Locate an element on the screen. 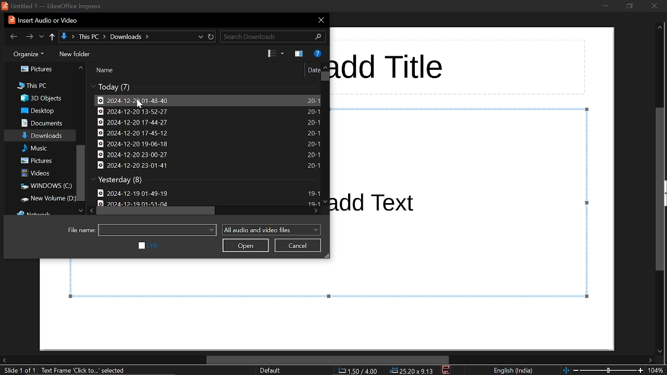 This screenshot has height=375, width=667. file titled "2024-12-20 23-00-27" is located at coordinates (208, 155).